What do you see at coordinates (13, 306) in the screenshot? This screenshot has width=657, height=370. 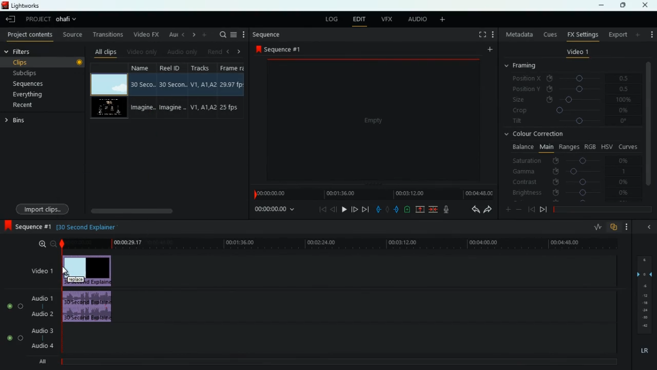 I see `Audio` at bounding box center [13, 306].